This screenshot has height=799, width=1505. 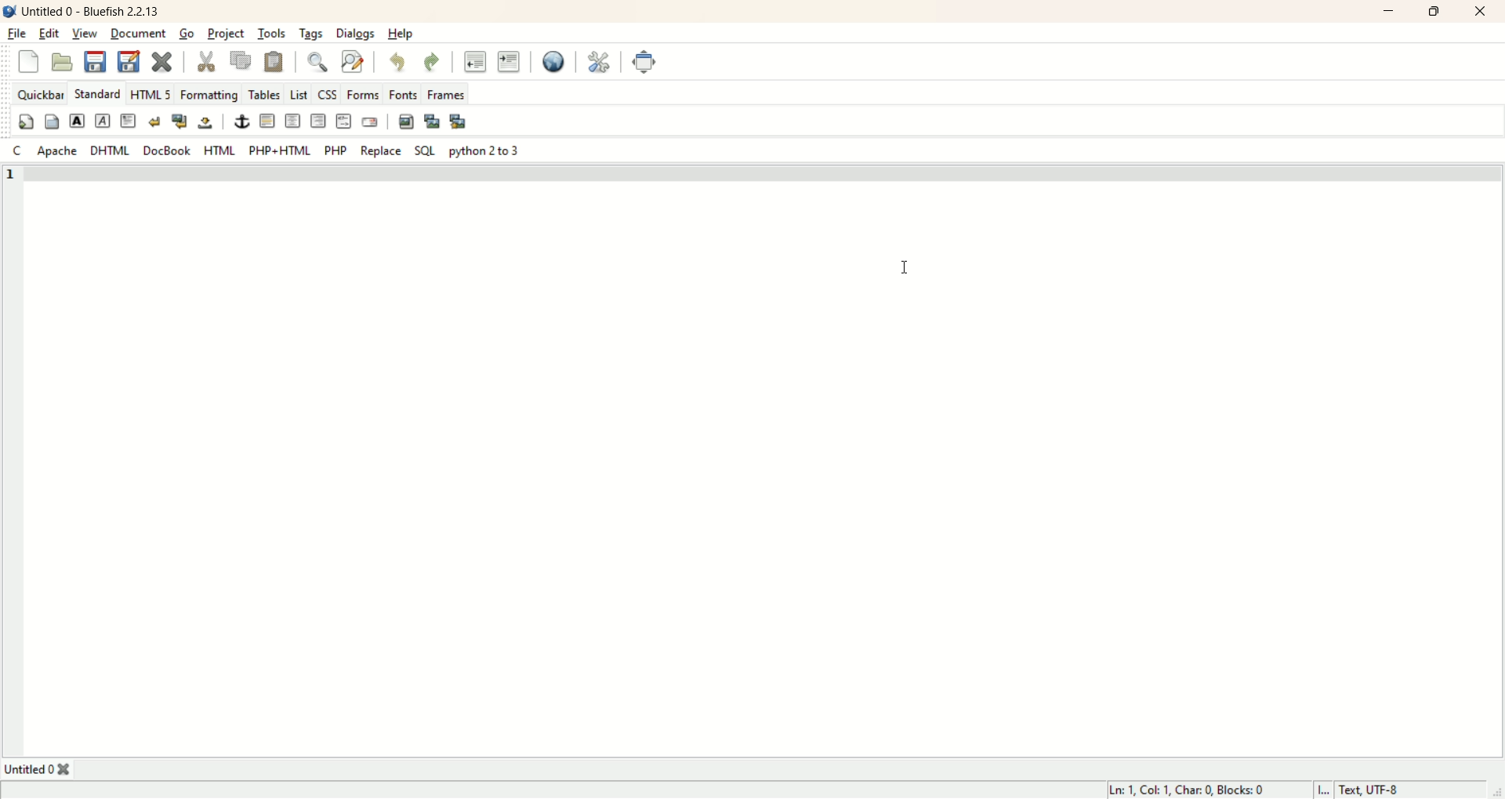 I want to click on replace, so click(x=382, y=152).